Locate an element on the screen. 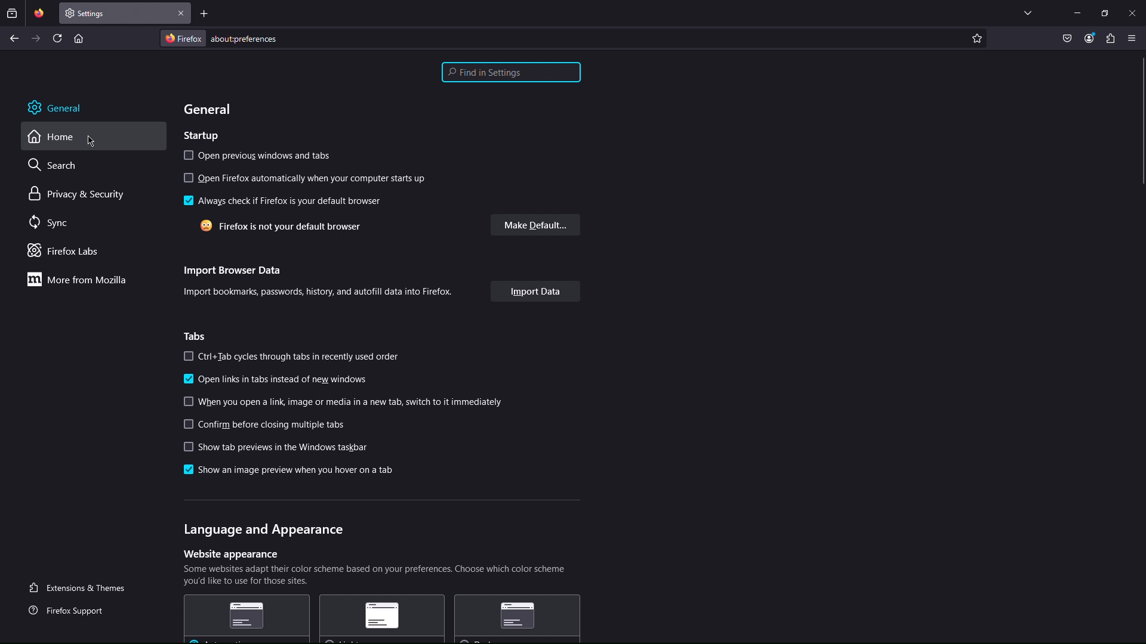 Image resolution: width=1146 pixels, height=644 pixels. Search bar is located at coordinates (511, 72).